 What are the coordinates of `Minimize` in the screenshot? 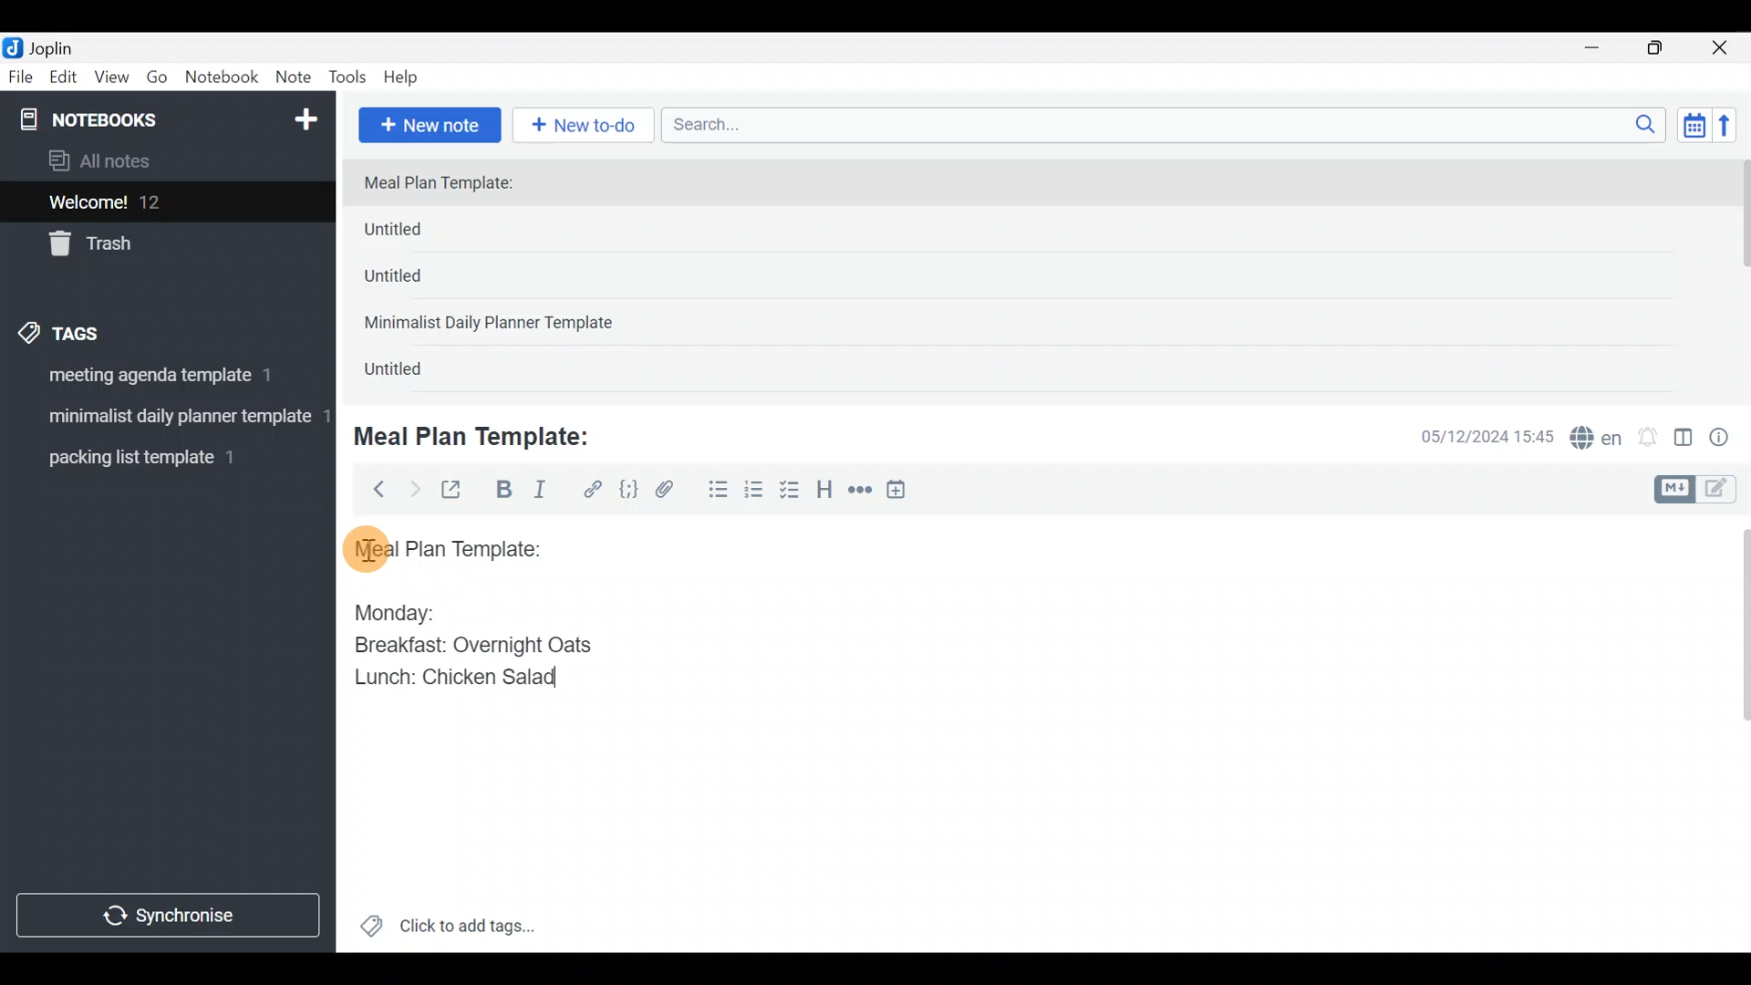 It's located at (1602, 46).